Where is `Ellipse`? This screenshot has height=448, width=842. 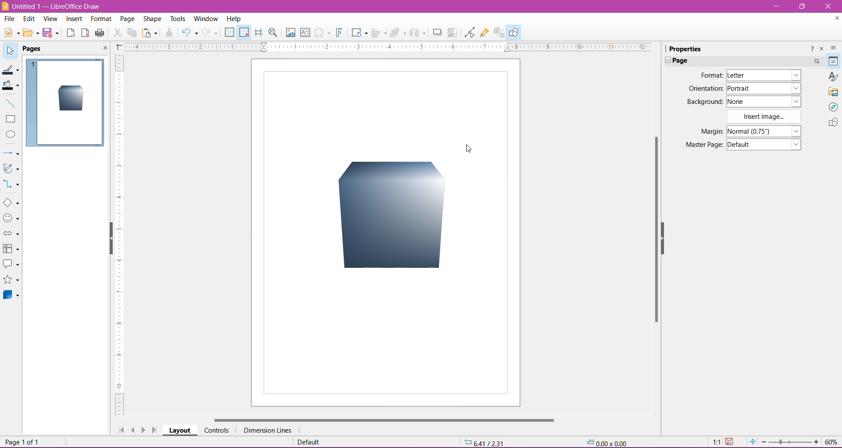
Ellipse is located at coordinates (10, 135).